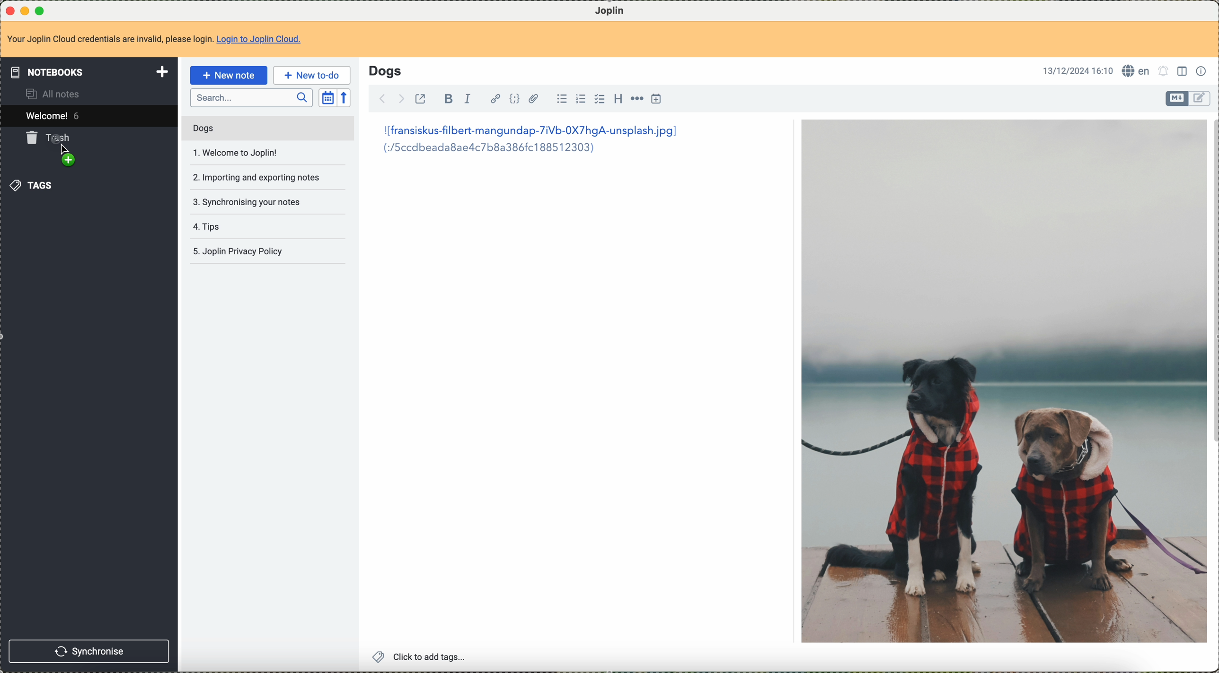 The width and height of the screenshot is (1219, 673). I want to click on welcome to joplin, so click(238, 152).